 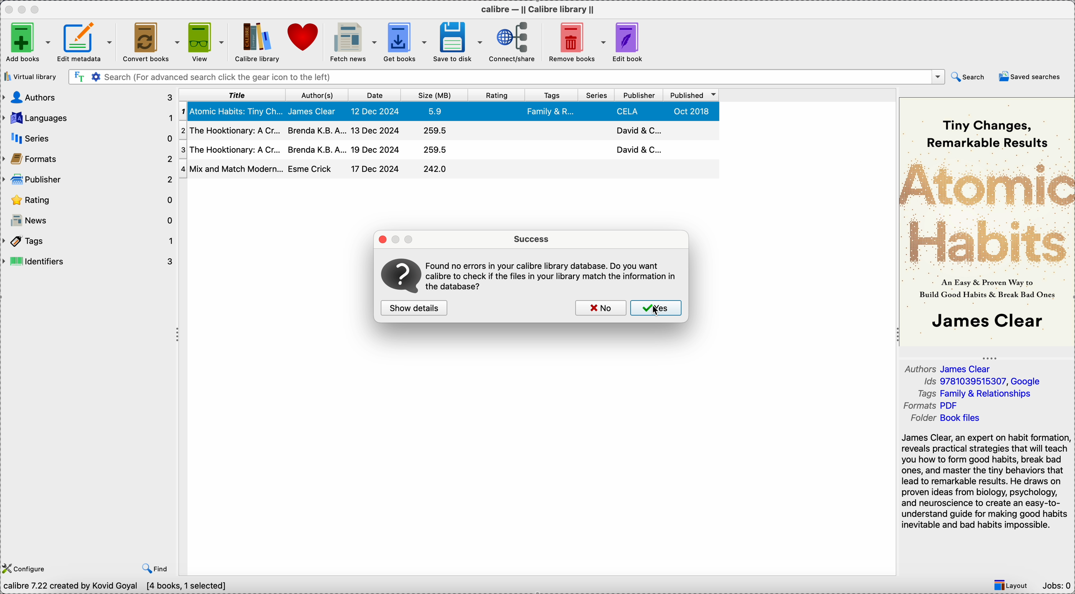 I want to click on donate, so click(x=304, y=40).